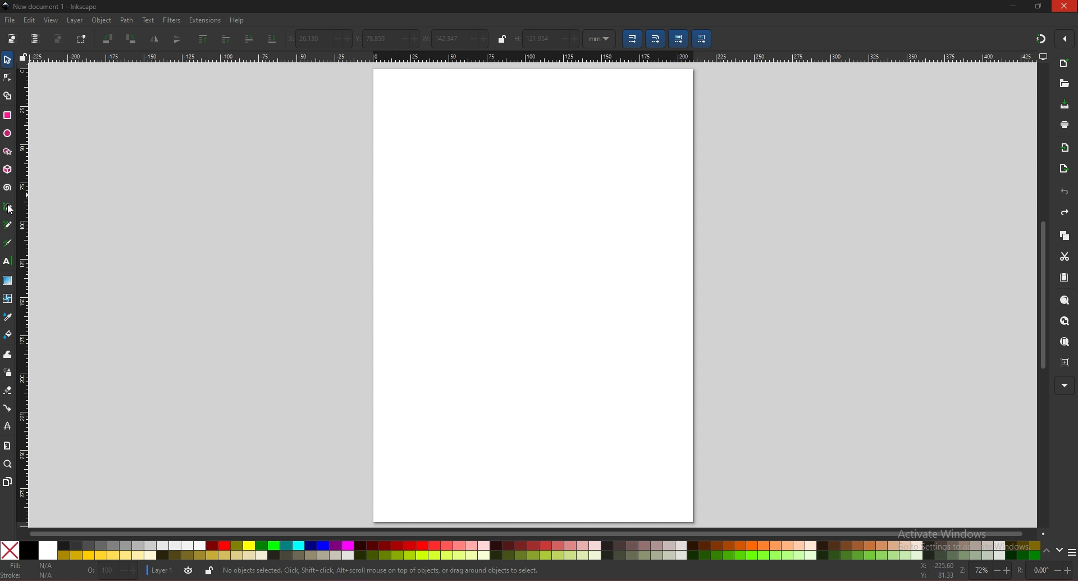  What do you see at coordinates (702, 38) in the screenshot?
I see `move pattern` at bounding box center [702, 38].